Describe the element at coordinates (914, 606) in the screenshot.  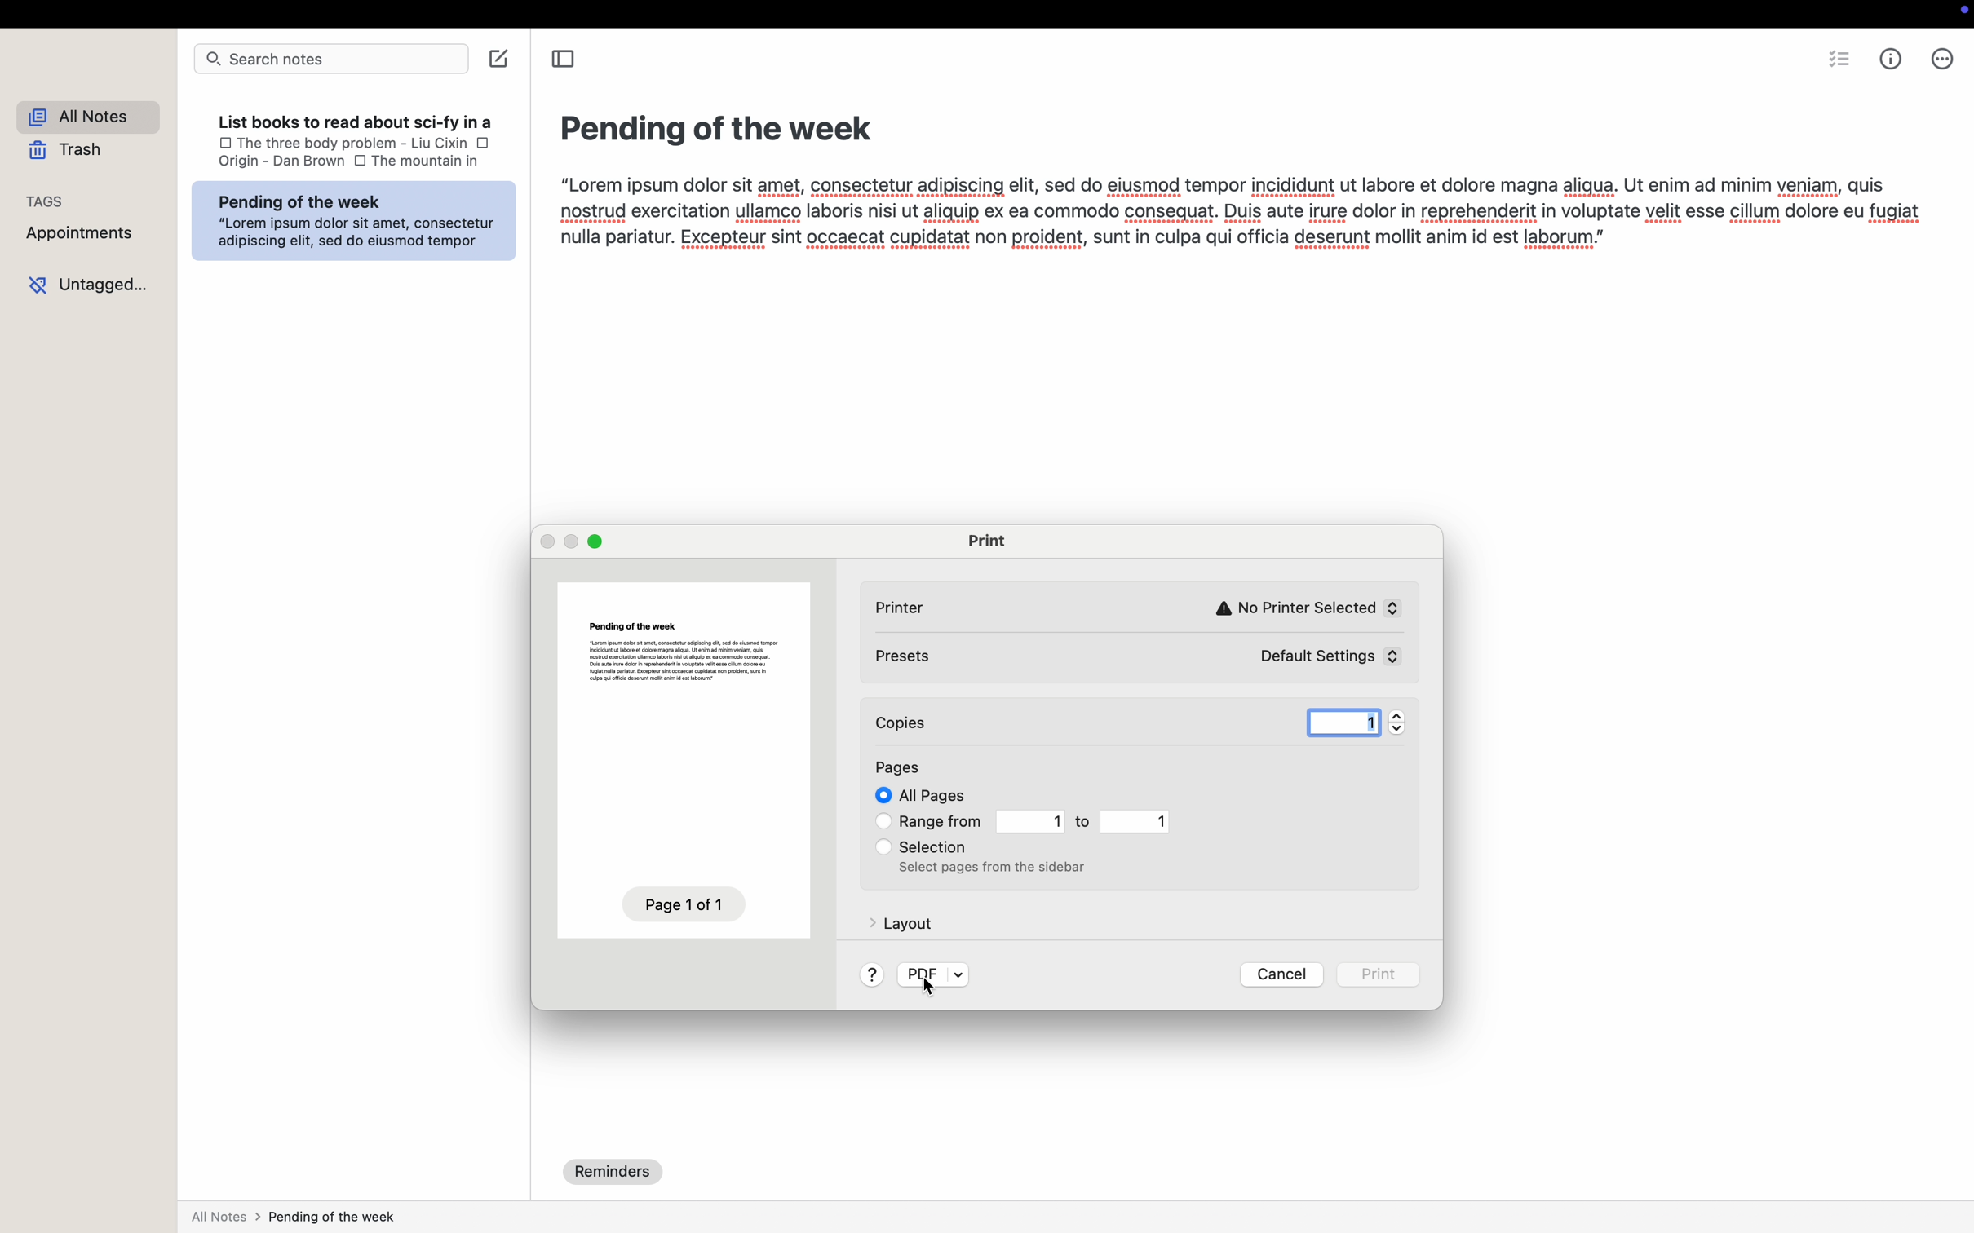
I see `Printer` at that location.